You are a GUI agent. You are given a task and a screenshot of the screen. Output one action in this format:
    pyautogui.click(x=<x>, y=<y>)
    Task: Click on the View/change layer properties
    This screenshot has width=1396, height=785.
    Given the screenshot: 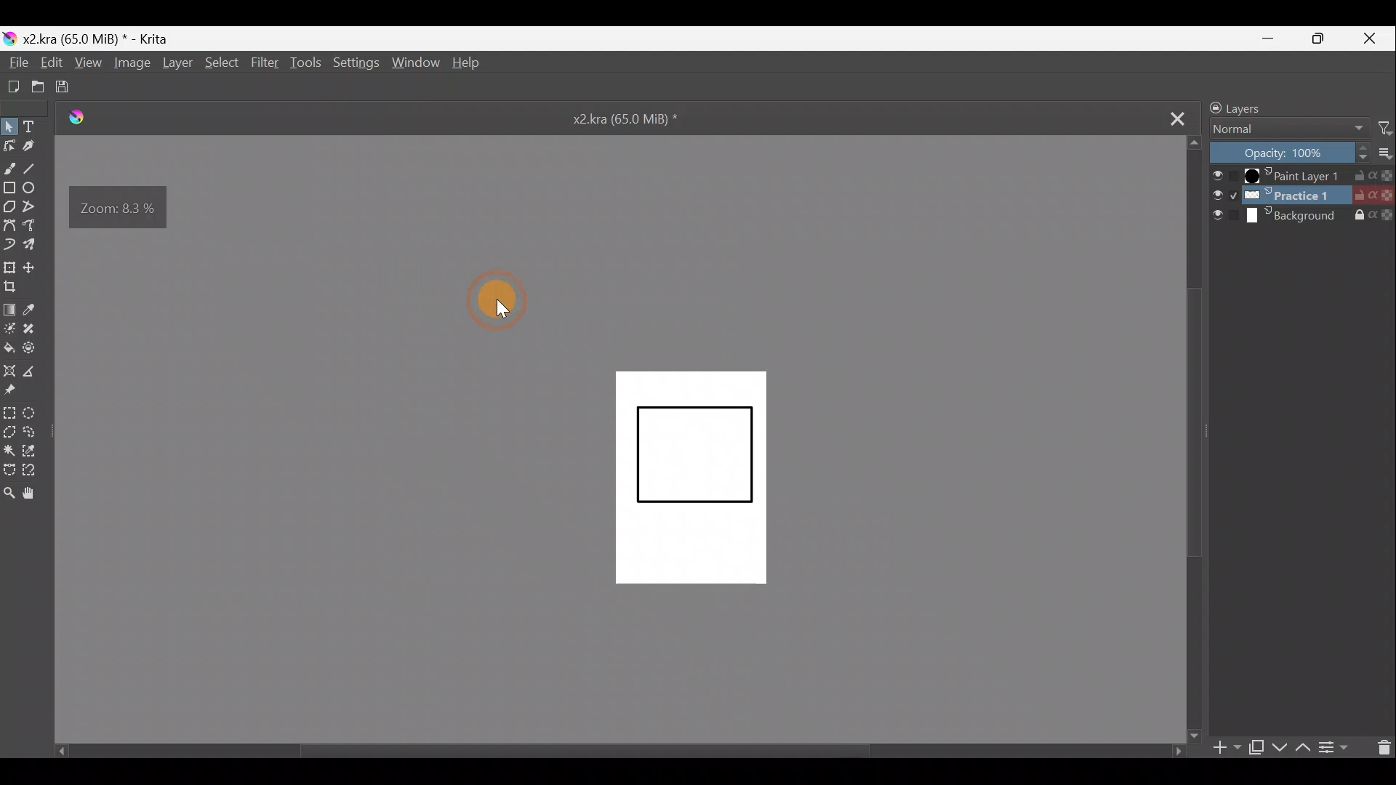 What is the action you would take?
    pyautogui.click(x=1334, y=745)
    